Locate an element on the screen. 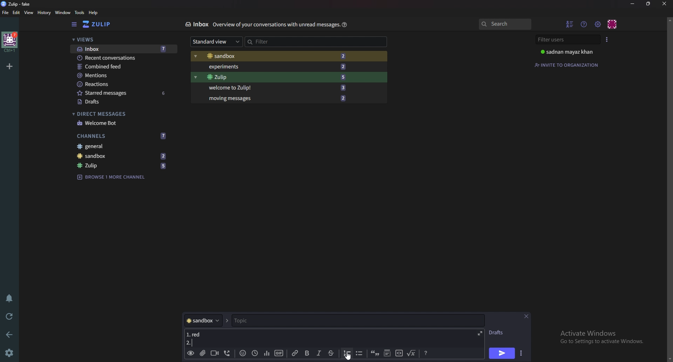  main menu is located at coordinates (598, 24).